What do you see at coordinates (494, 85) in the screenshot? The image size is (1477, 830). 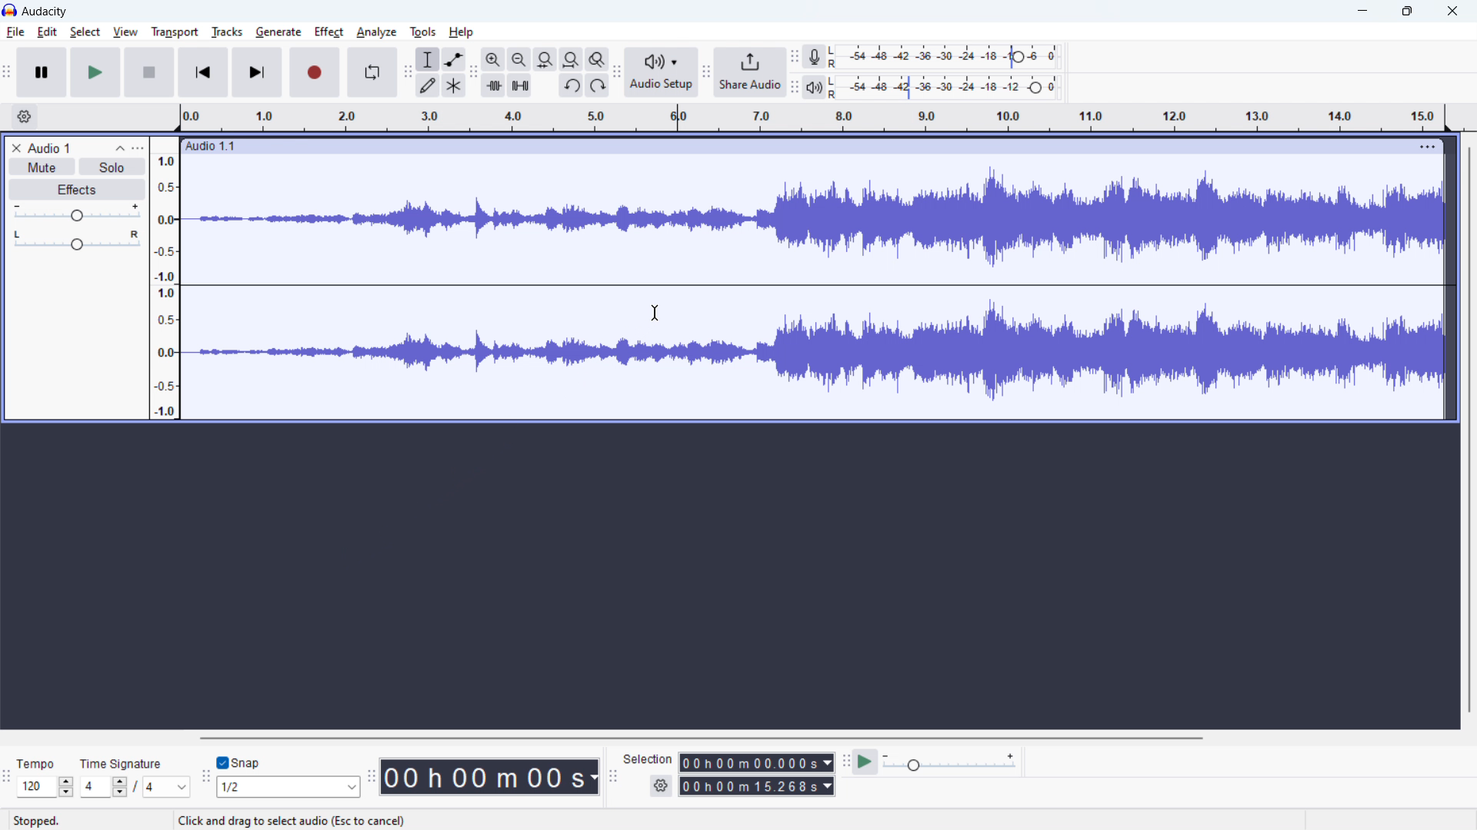 I see `trim audio outside selection` at bounding box center [494, 85].